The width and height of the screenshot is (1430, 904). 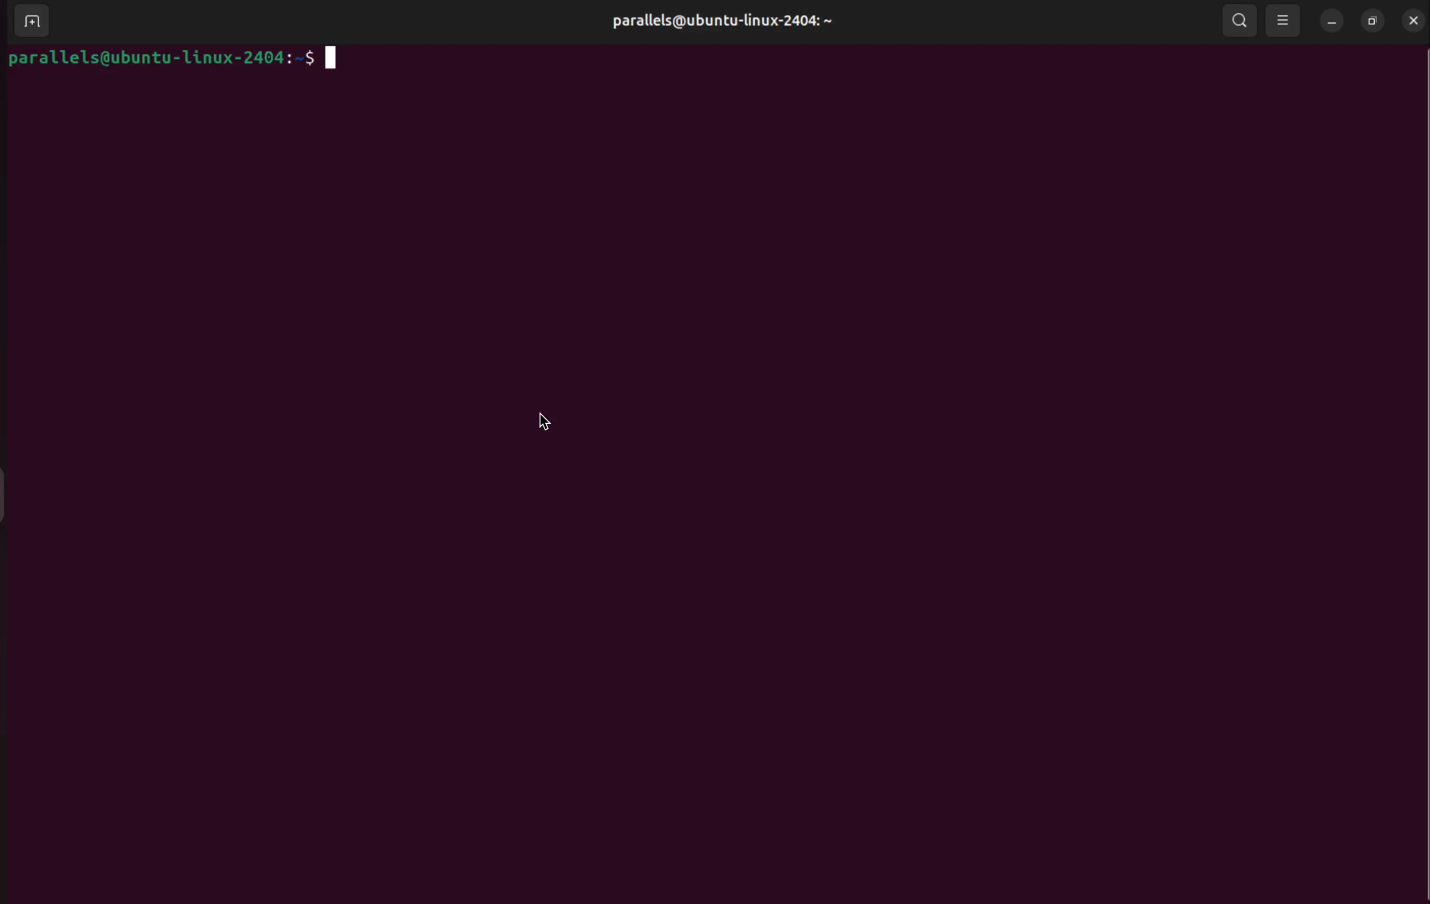 I want to click on resize, so click(x=1372, y=20).